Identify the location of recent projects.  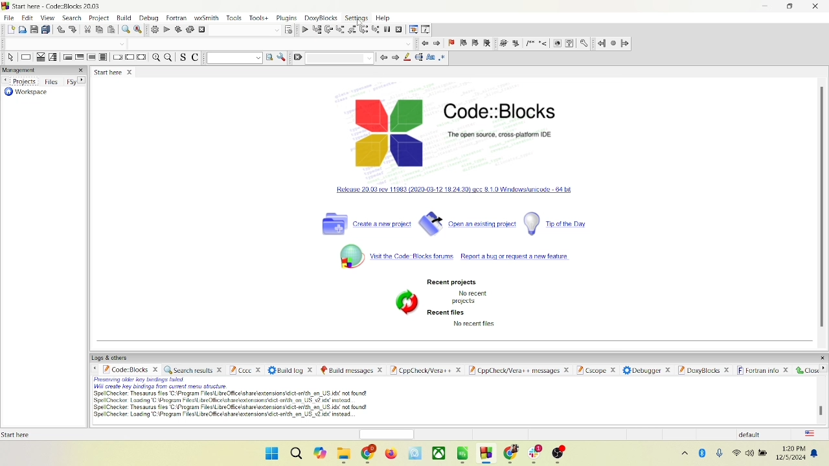
(451, 282).